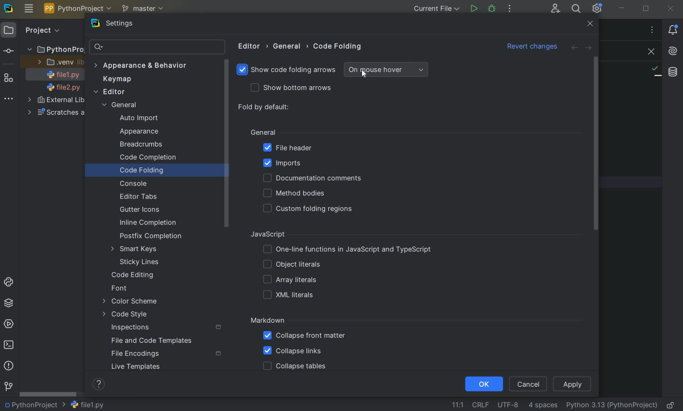  I want to click on REVERT CHANGES, so click(533, 47).